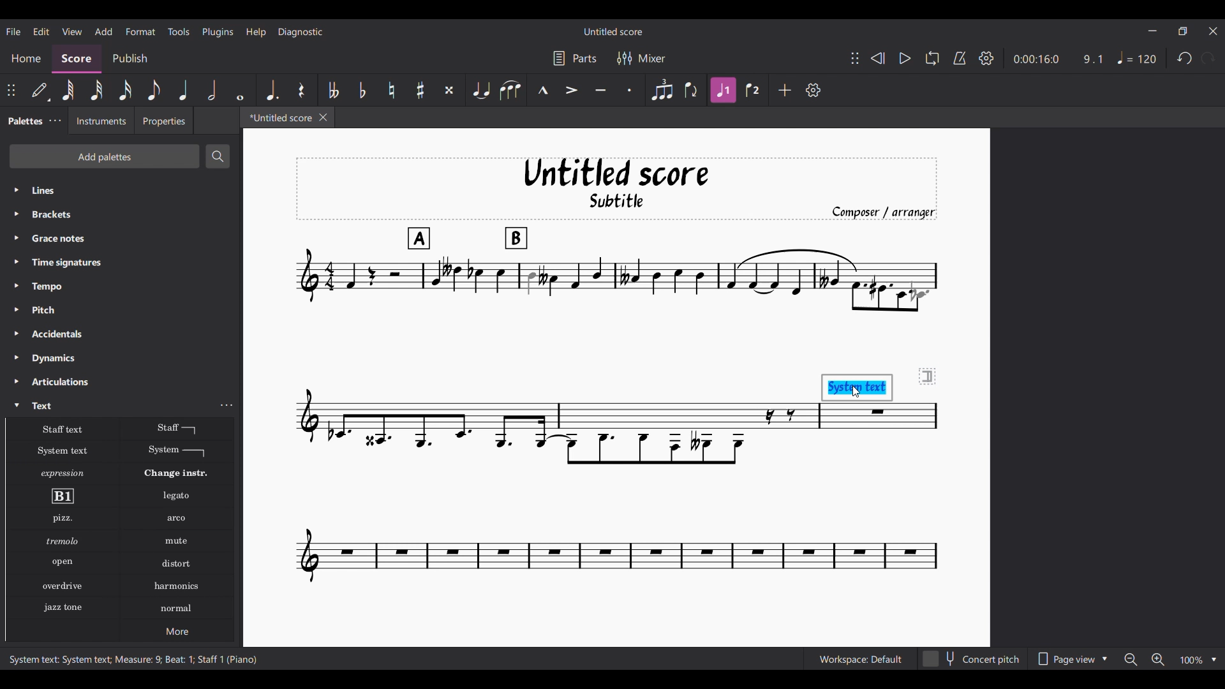  Describe the element at coordinates (480, 89) in the screenshot. I see `Tie` at that location.